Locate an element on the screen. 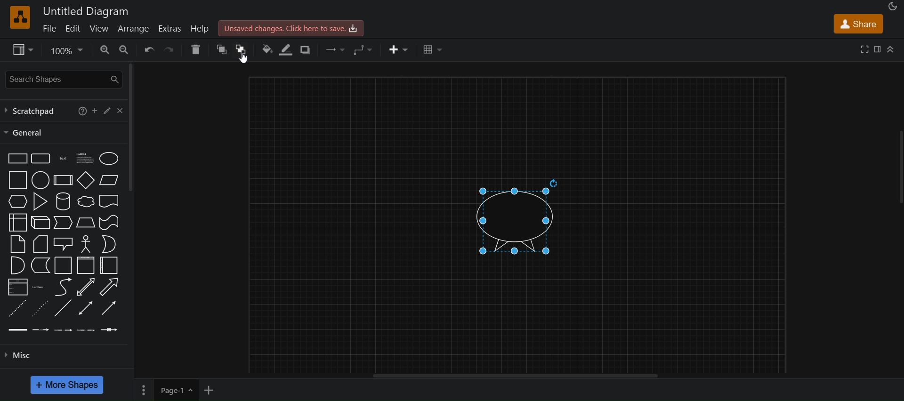  redo is located at coordinates (171, 49).